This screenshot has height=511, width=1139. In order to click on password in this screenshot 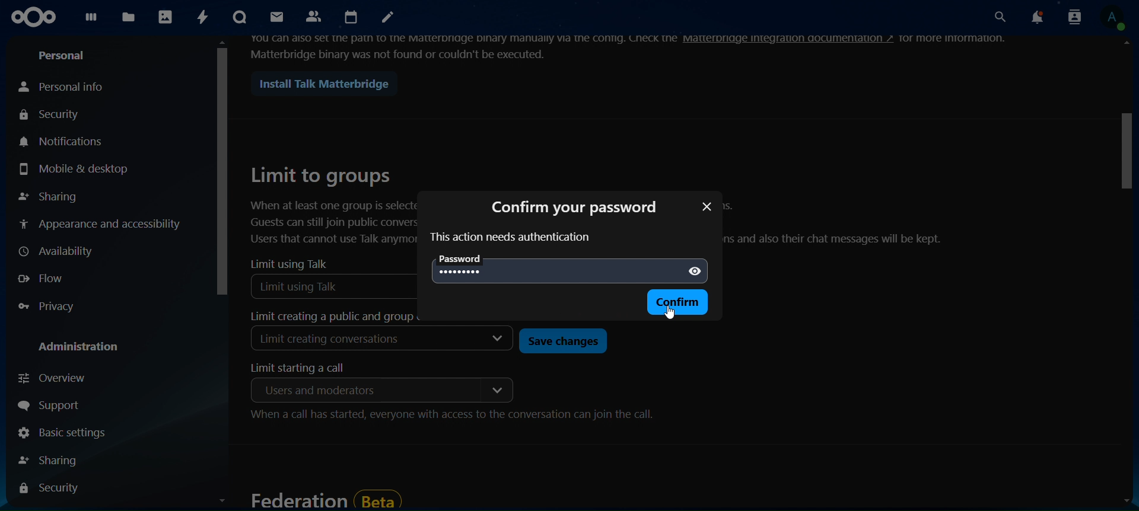, I will do `click(473, 259)`.